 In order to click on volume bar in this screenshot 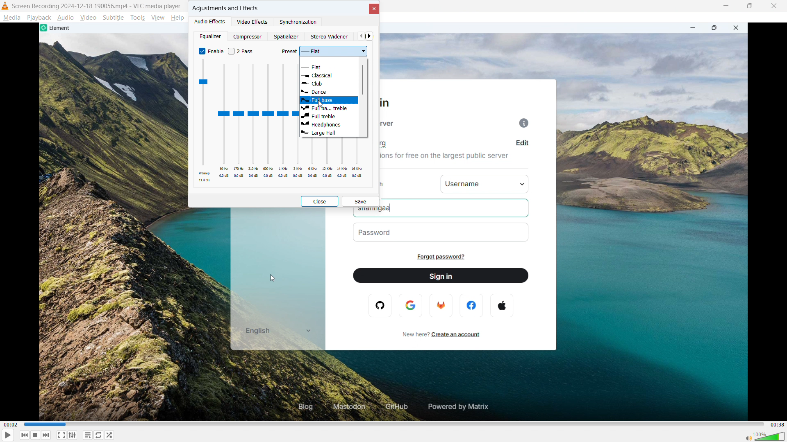, I will do `click(763, 436)`.